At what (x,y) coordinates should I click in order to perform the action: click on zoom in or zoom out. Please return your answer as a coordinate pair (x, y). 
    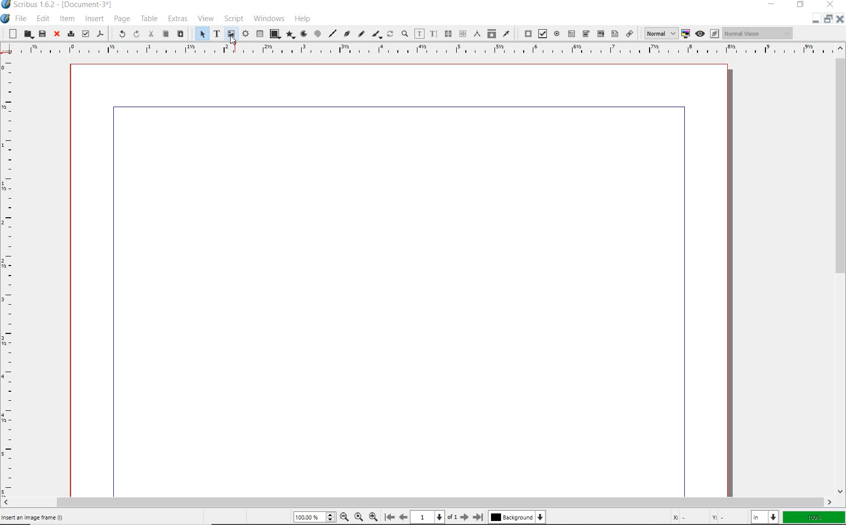
    Looking at the image, I should click on (404, 33).